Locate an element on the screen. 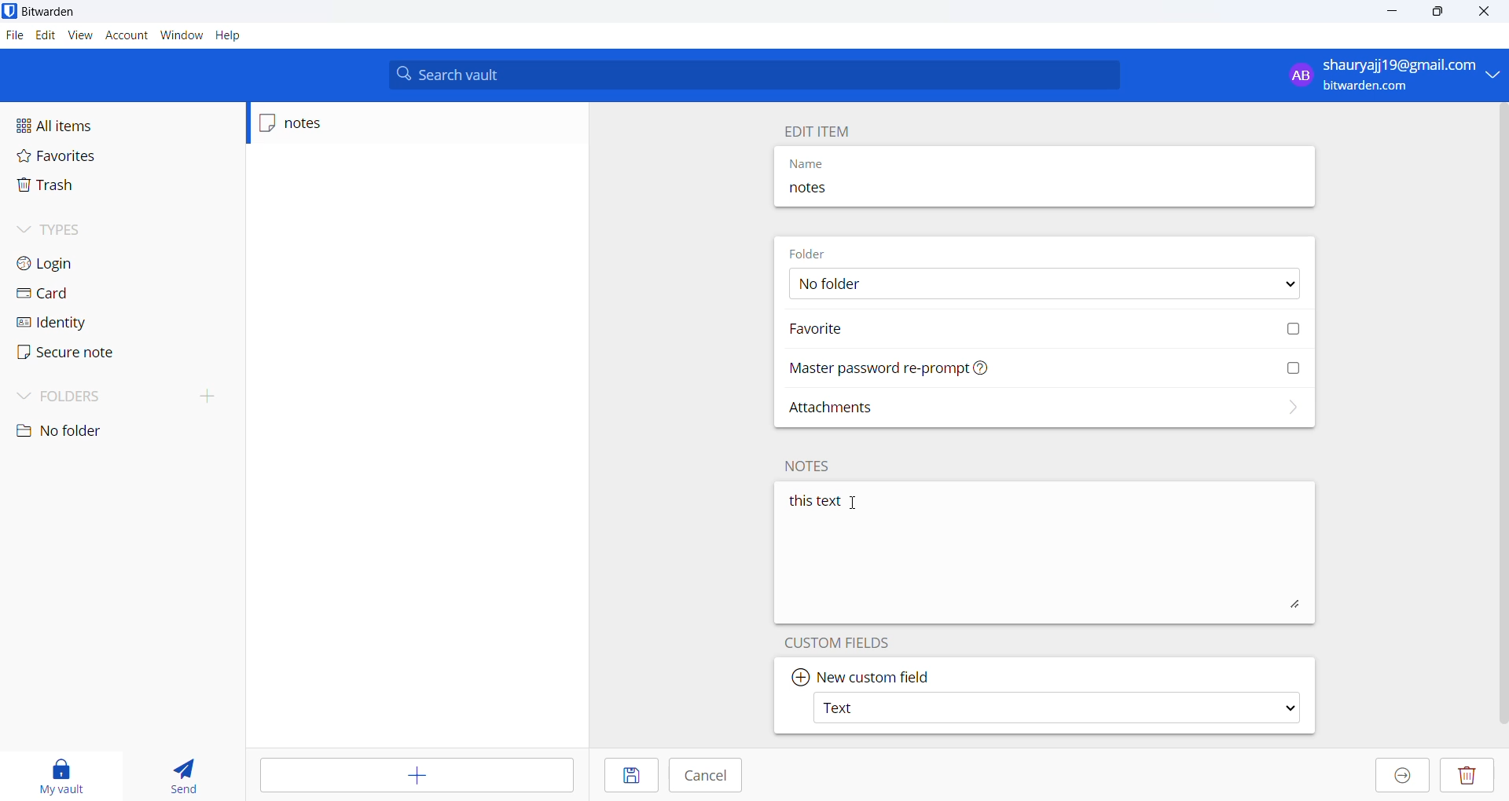 The height and width of the screenshot is (801, 1509). account is located at coordinates (124, 35).